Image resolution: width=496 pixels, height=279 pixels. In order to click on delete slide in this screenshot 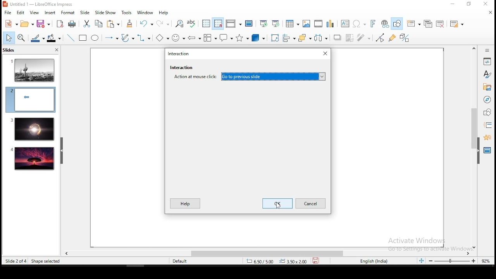, I will do `click(441, 24)`.